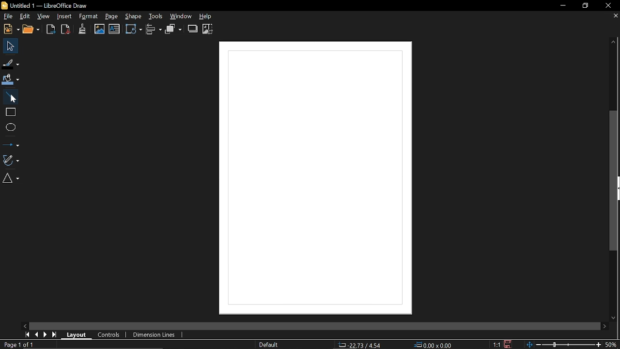 This screenshot has width=620, height=349. Describe the element at coordinates (125, 345) in the screenshot. I see `Current diagram` at that location.